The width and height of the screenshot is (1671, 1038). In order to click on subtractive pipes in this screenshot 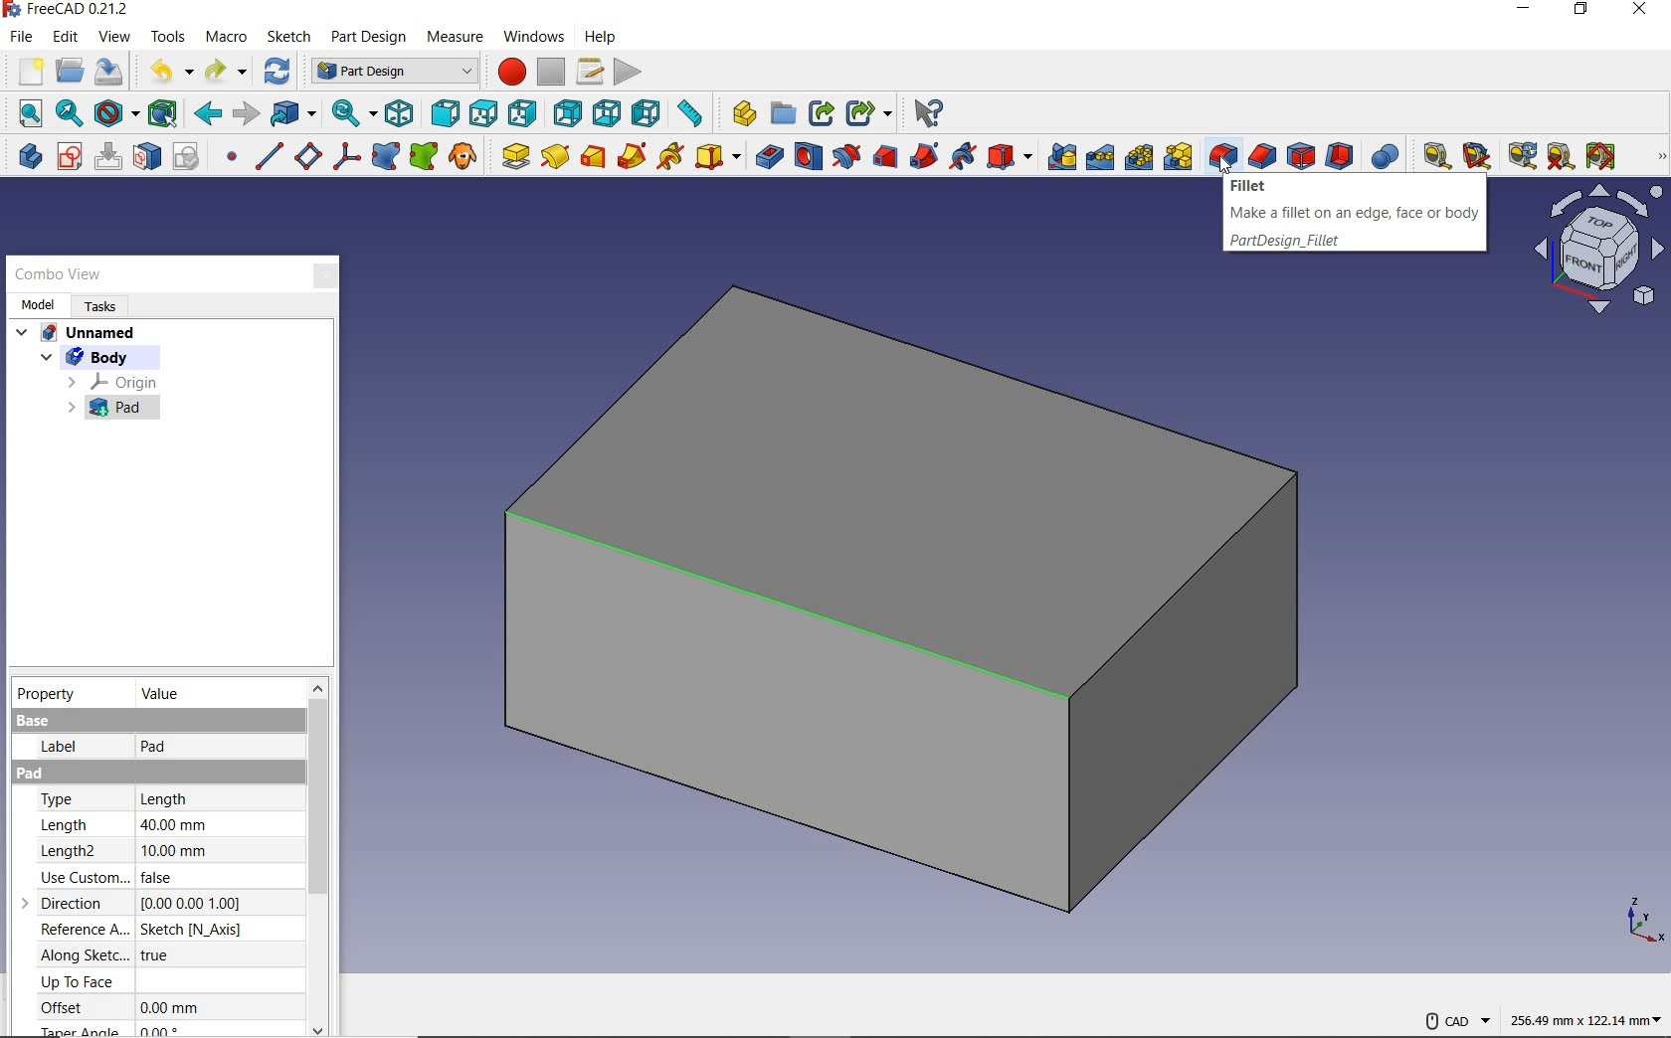, I will do `click(922, 157)`.